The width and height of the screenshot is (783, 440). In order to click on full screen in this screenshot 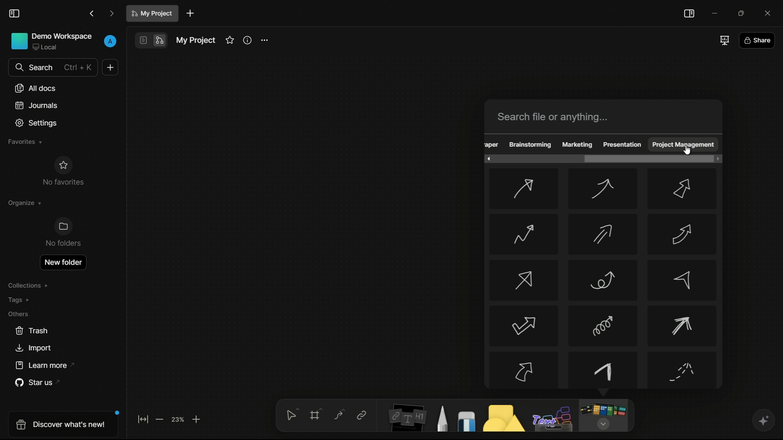, I will do `click(723, 40)`.